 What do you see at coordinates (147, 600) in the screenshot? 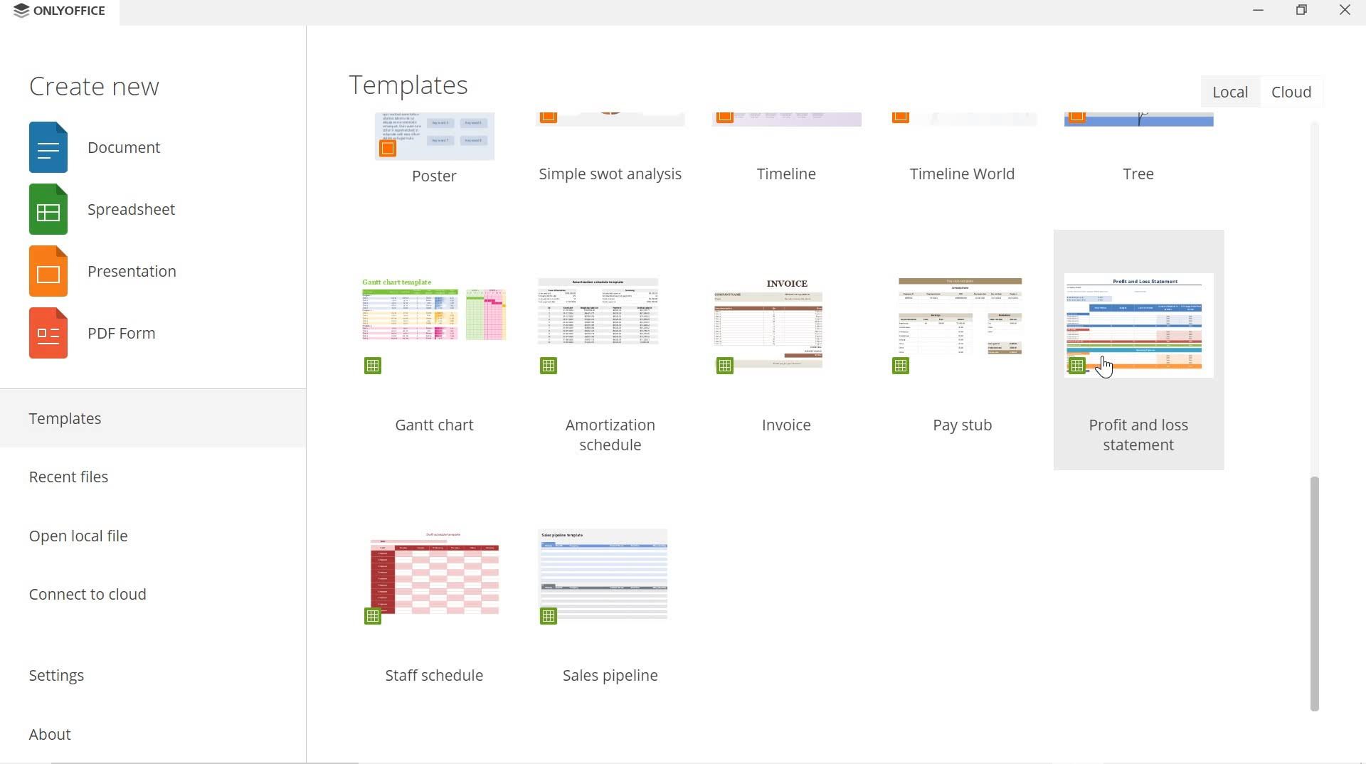
I see `connect to cloud` at bounding box center [147, 600].